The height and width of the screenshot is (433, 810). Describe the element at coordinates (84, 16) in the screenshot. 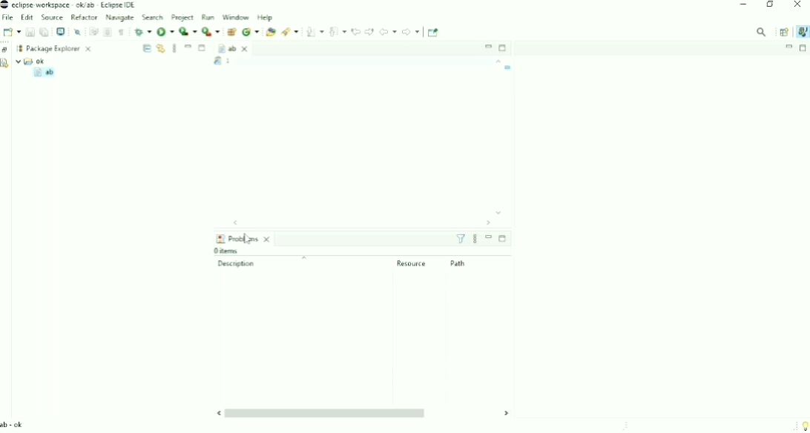

I see `Refactor` at that location.